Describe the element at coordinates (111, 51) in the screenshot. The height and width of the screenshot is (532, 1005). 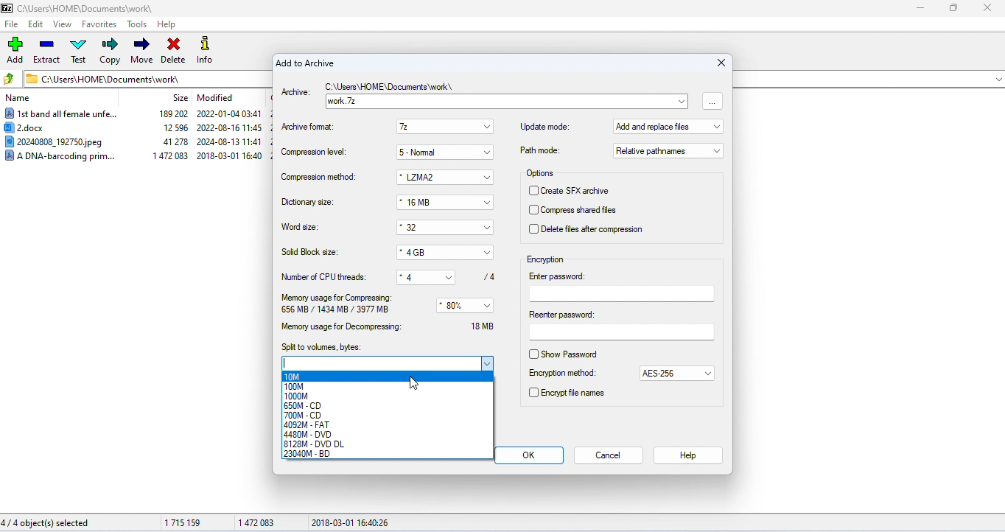
I see `copy` at that location.